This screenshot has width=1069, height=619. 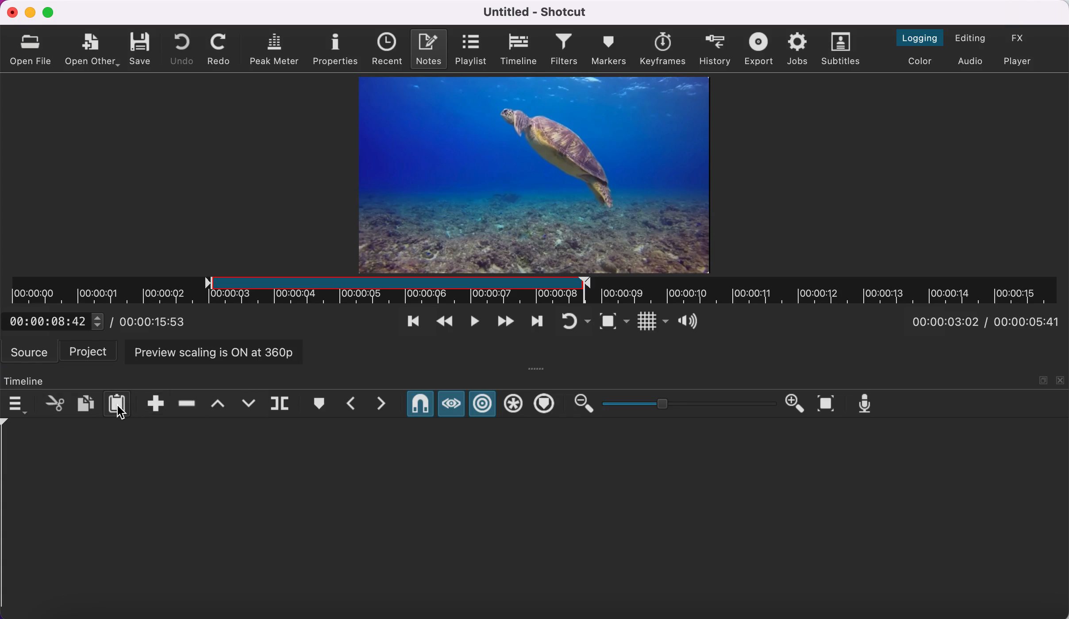 What do you see at coordinates (972, 61) in the screenshot?
I see `switch to audio layout` at bounding box center [972, 61].